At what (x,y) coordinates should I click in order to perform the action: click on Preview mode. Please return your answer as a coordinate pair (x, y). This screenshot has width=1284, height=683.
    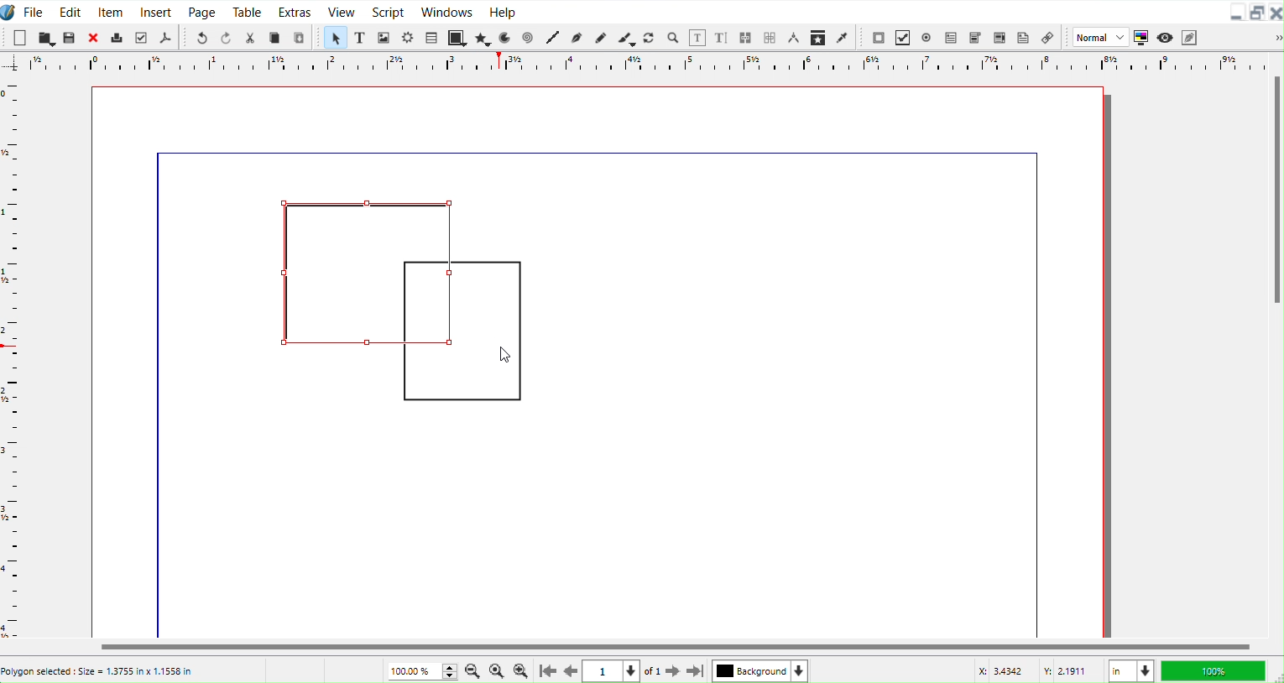
    Looking at the image, I should click on (1164, 36).